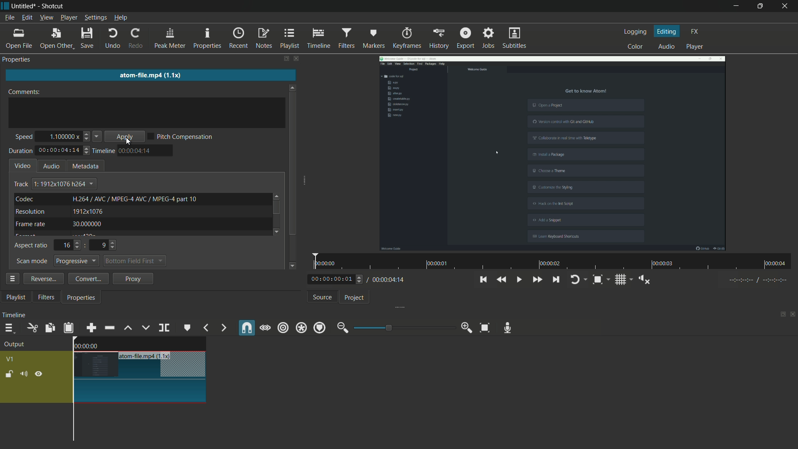 Image resolution: width=798 pixels, height=449 pixels. What do you see at coordinates (86, 137) in the screenshot?
I see `adjust` at bounding box center [86, 137].